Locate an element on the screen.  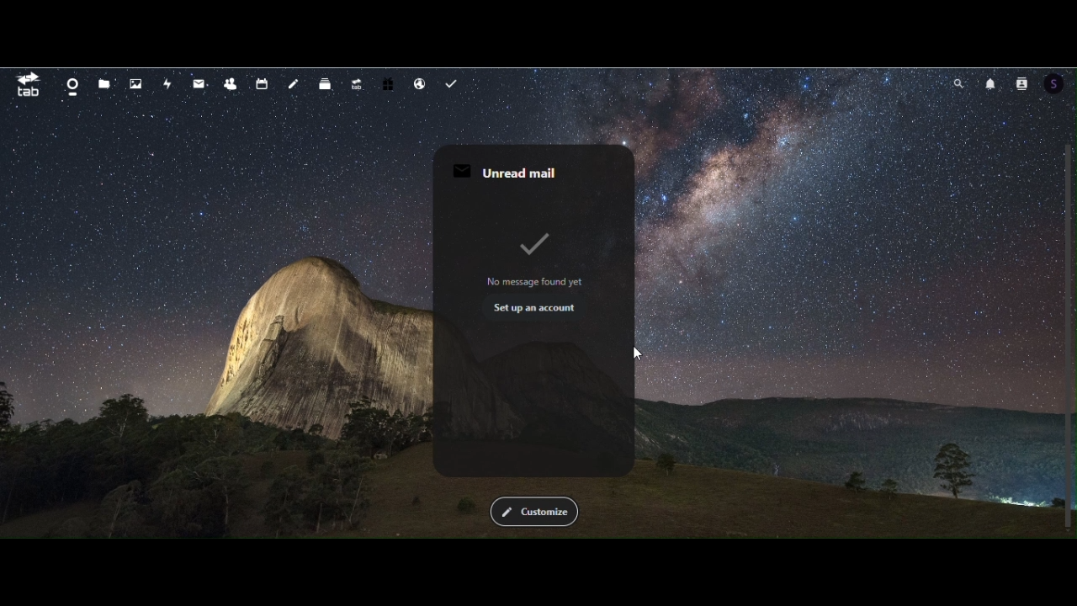
upgrade is located at coordinates (358, 82).